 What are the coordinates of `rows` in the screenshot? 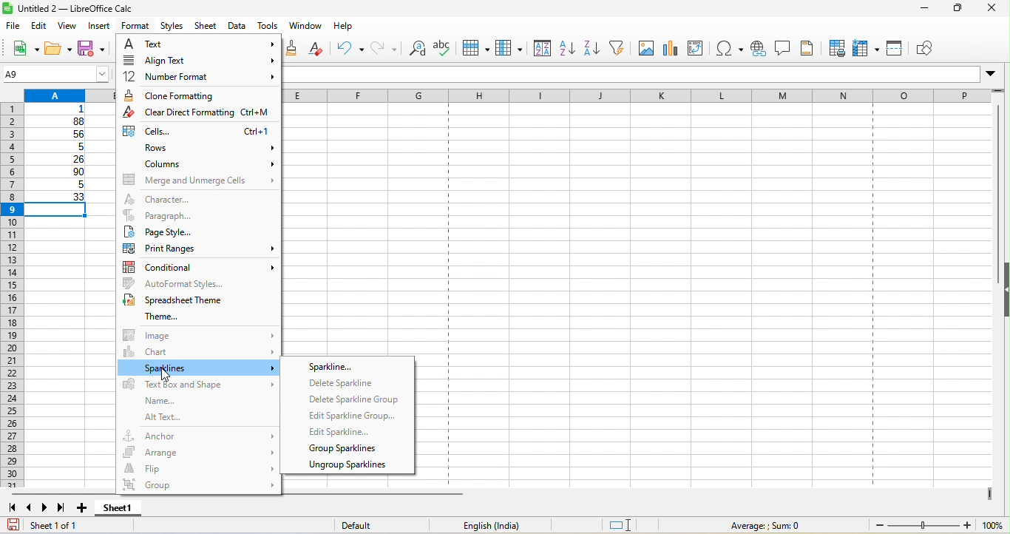 It's located at (199, 149).